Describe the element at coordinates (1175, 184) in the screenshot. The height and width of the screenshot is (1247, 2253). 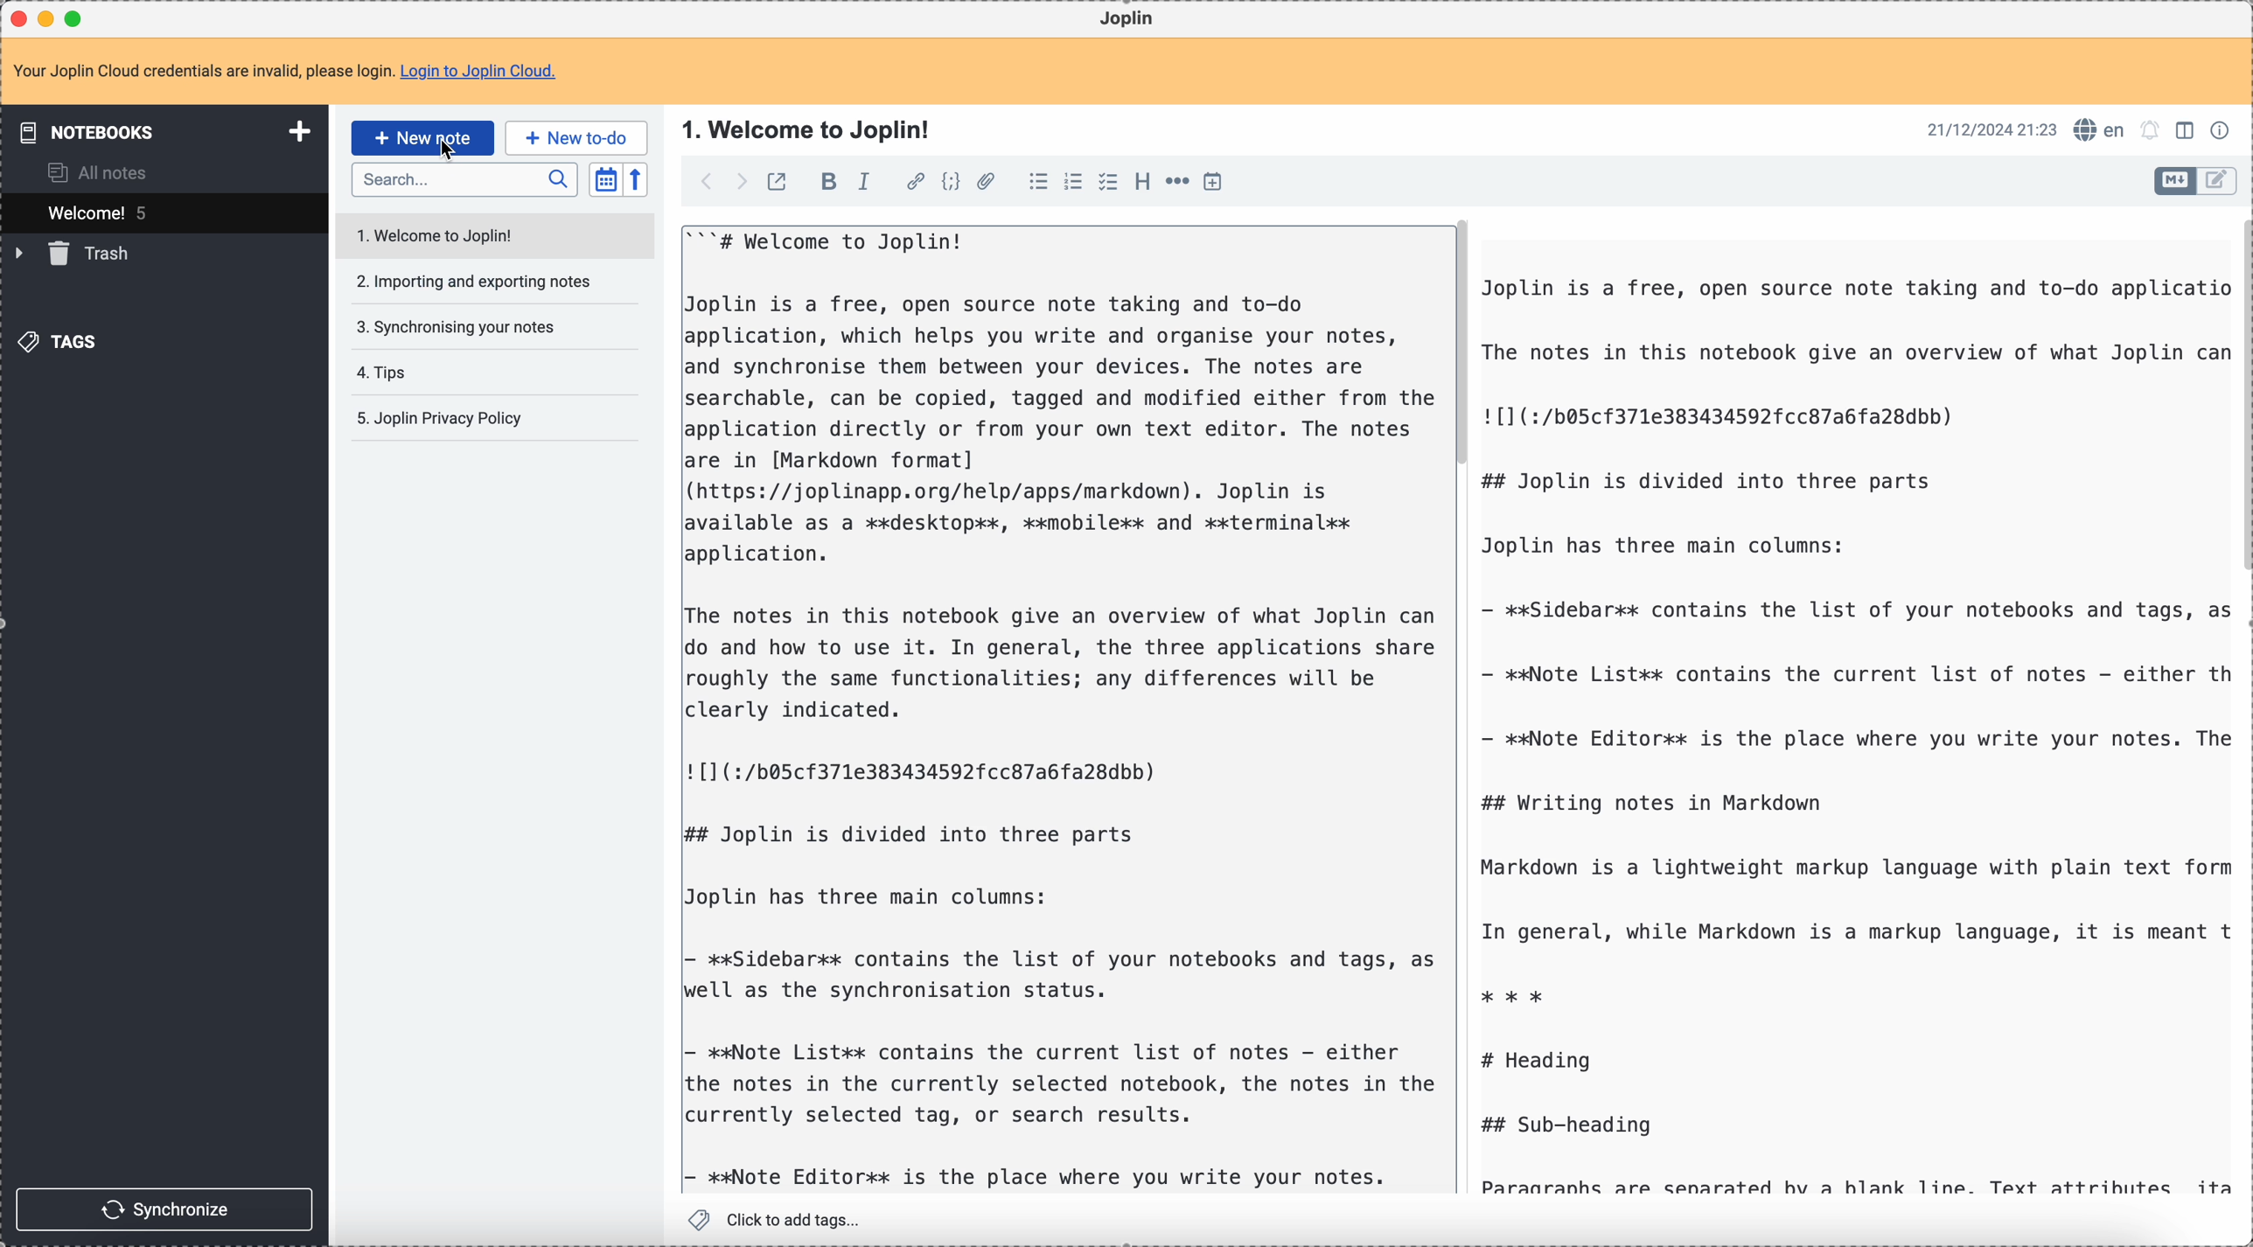
I see `horizontal rule` at that location.